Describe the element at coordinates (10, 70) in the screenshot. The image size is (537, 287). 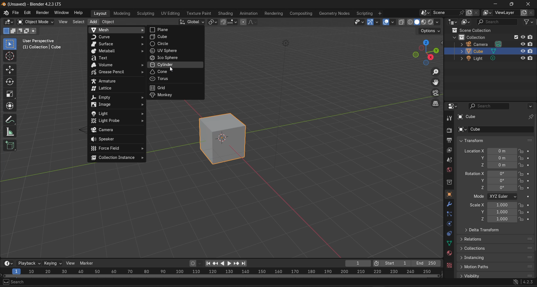
I see `move` at that location.